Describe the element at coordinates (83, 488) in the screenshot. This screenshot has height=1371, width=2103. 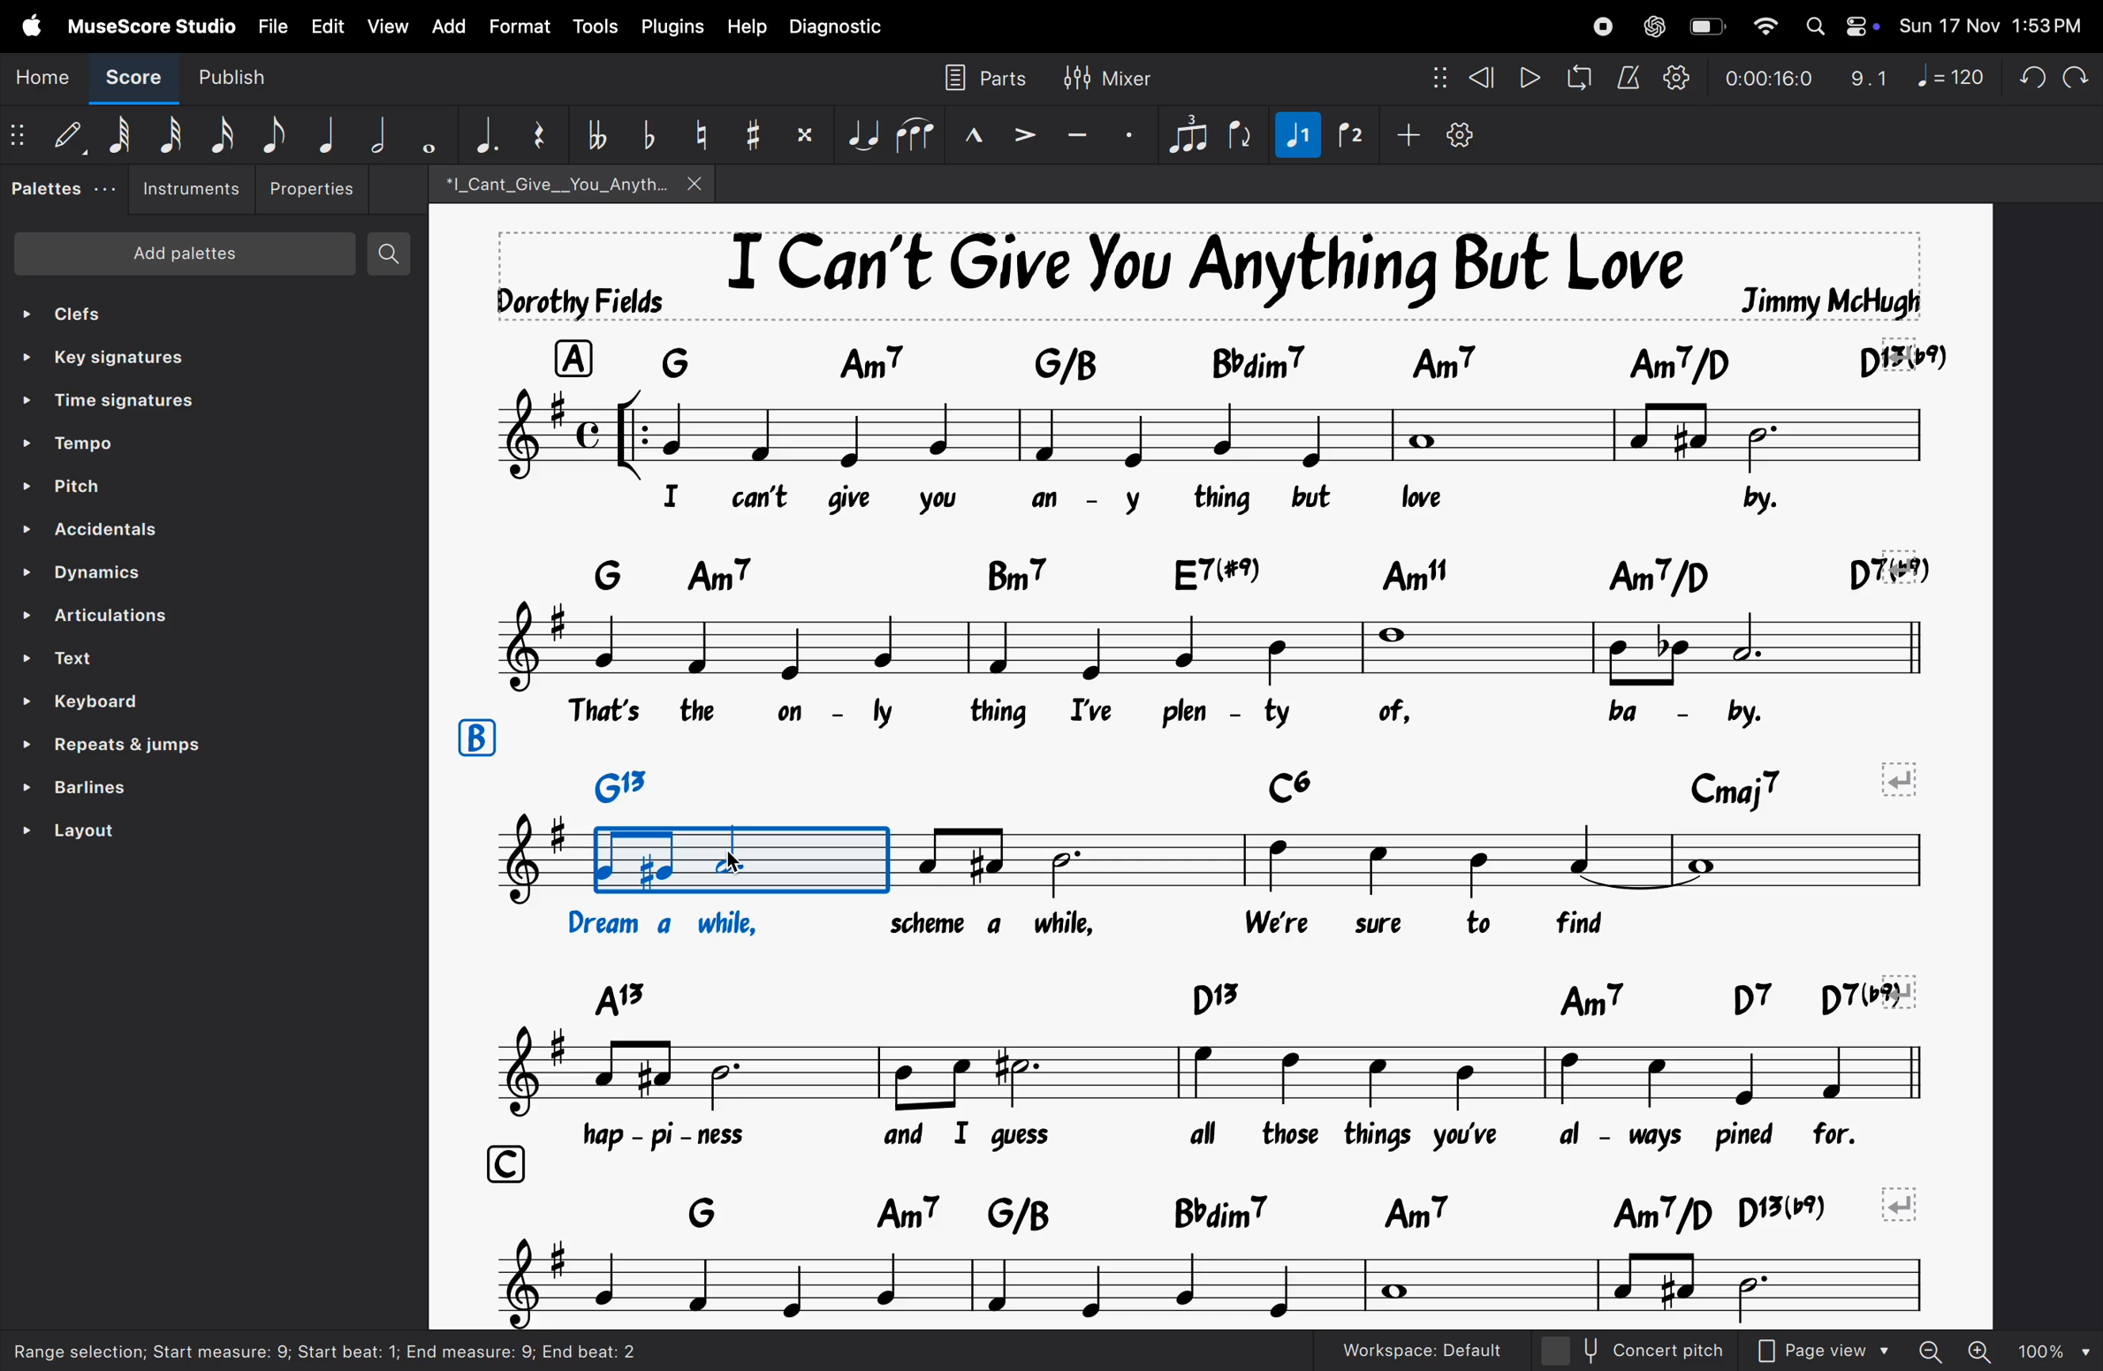
I see `pitch` at that location.